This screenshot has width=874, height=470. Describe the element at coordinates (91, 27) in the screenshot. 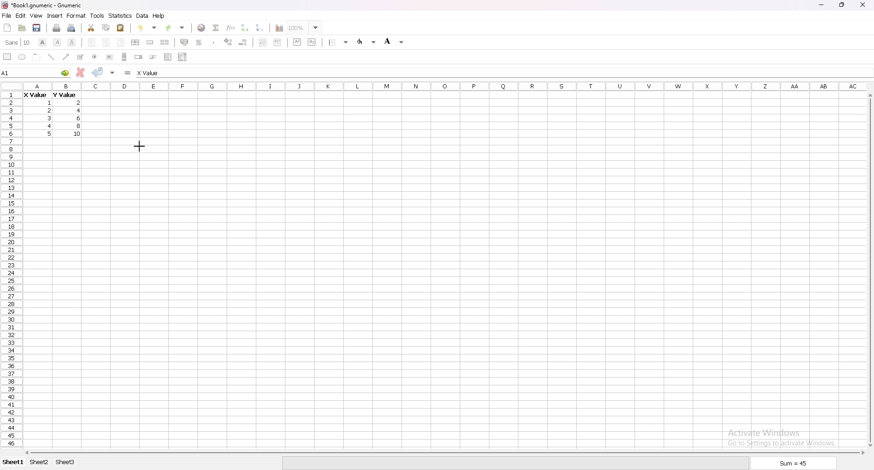

I see `cut` at that location.